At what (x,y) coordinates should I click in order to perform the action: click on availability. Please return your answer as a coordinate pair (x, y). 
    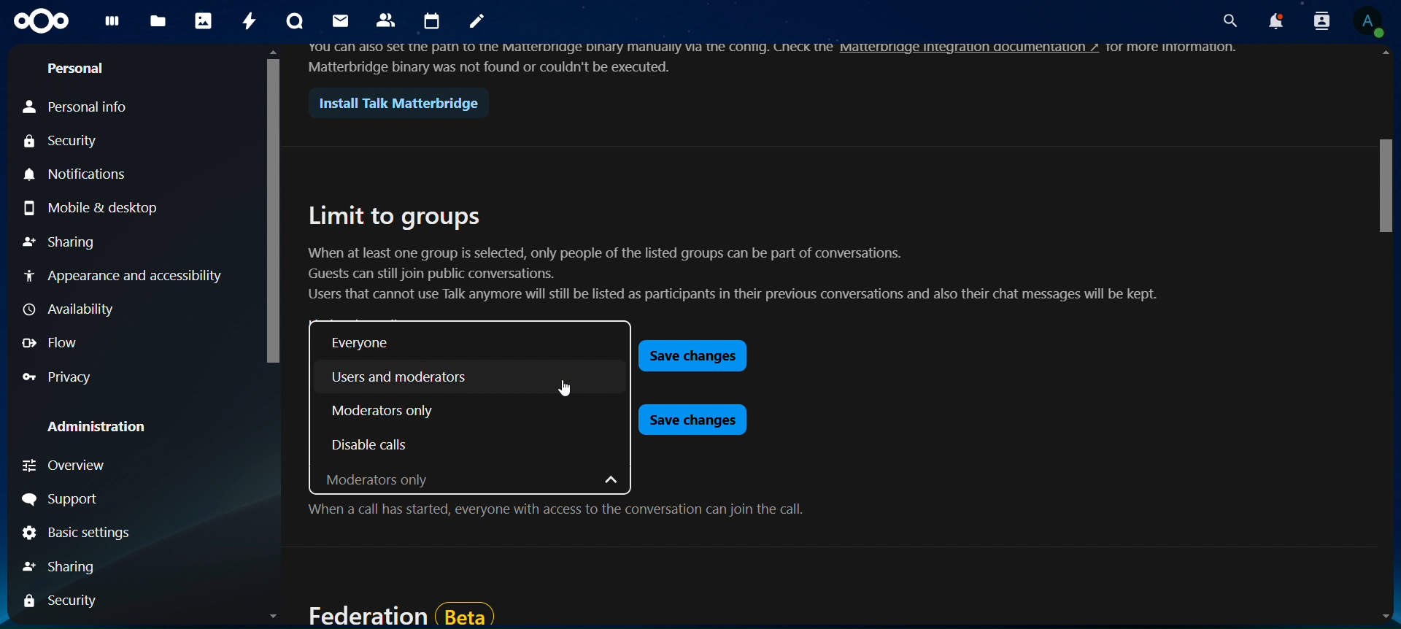
    Looking at the image, I should click on (71, 310).